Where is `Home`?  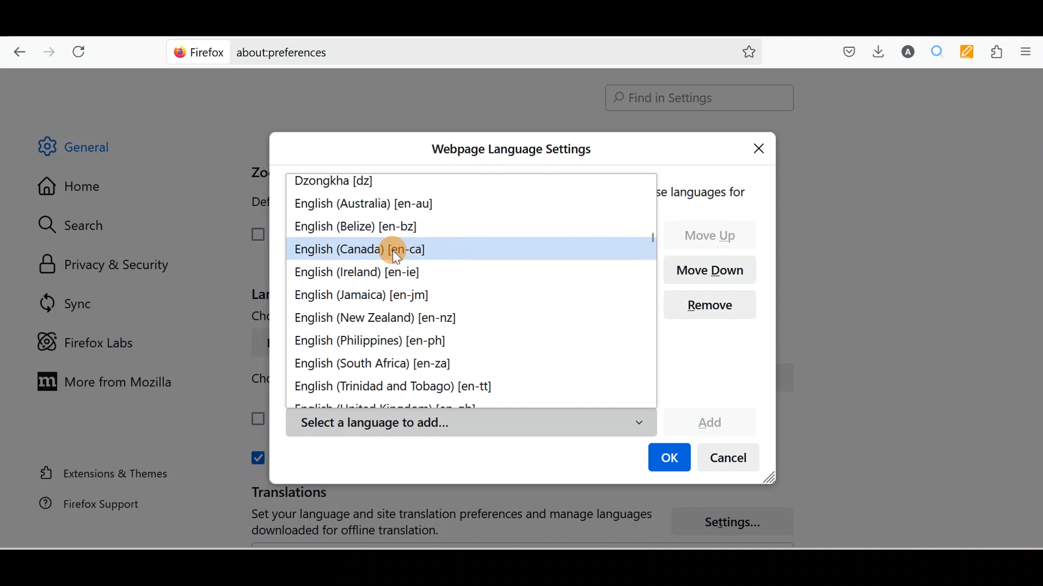 Home is located at coordinates (78, 189).